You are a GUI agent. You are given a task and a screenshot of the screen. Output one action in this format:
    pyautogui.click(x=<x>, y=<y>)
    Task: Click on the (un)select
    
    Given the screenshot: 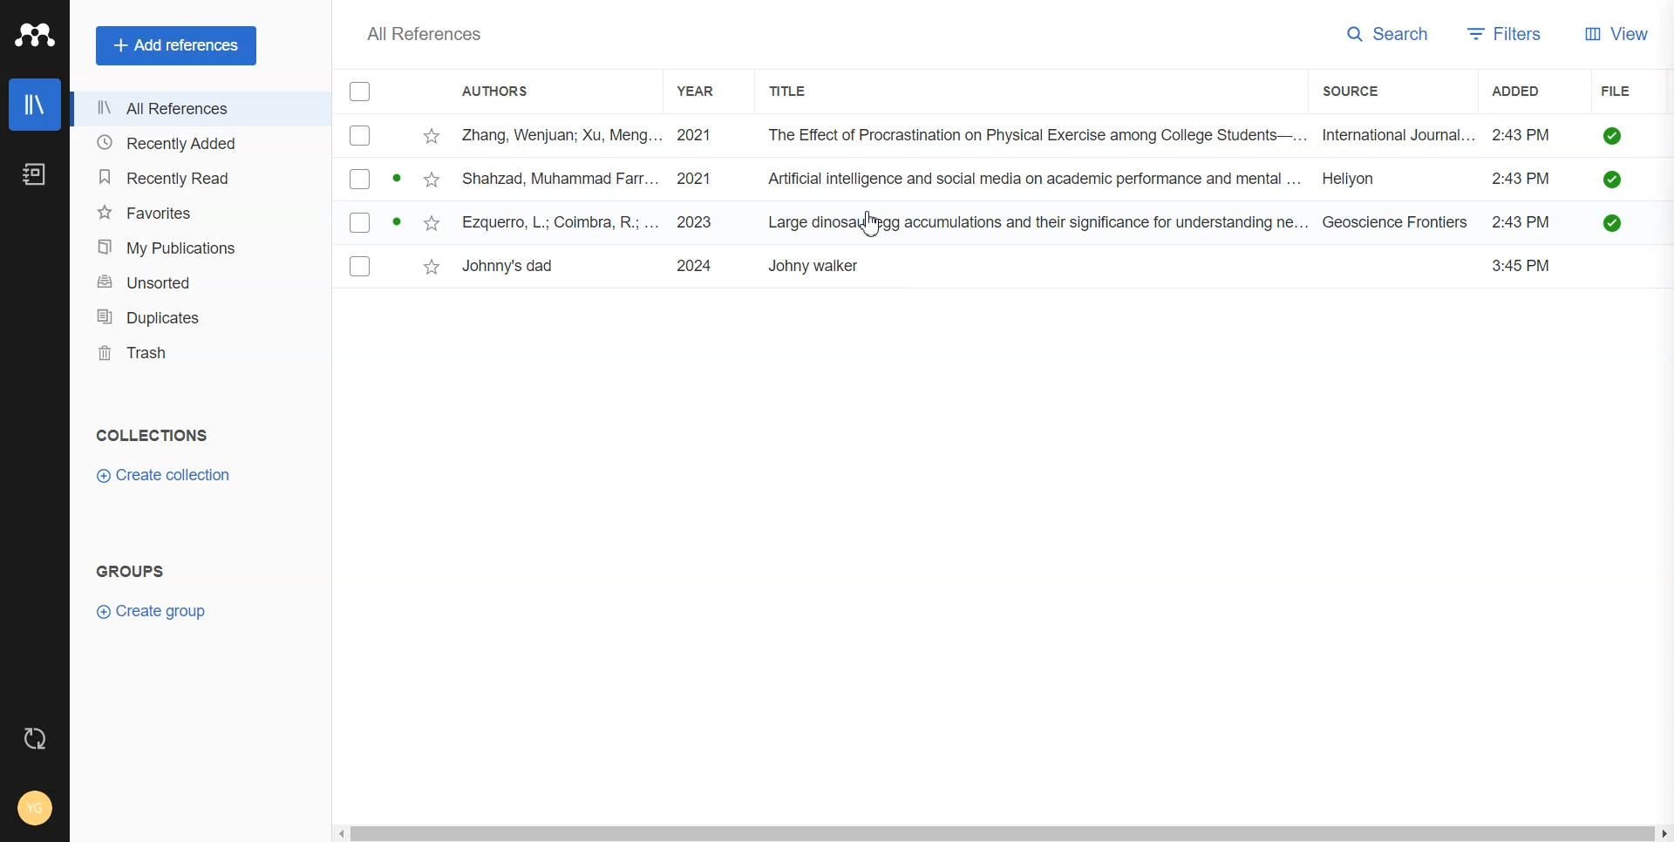 What is the action you would take?
    pyautogui.click(x=359, y=179)
    